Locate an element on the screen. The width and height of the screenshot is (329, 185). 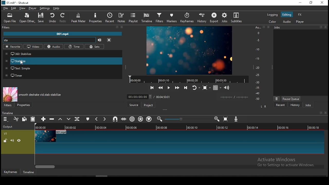
close is located at coordinates (326, 113).